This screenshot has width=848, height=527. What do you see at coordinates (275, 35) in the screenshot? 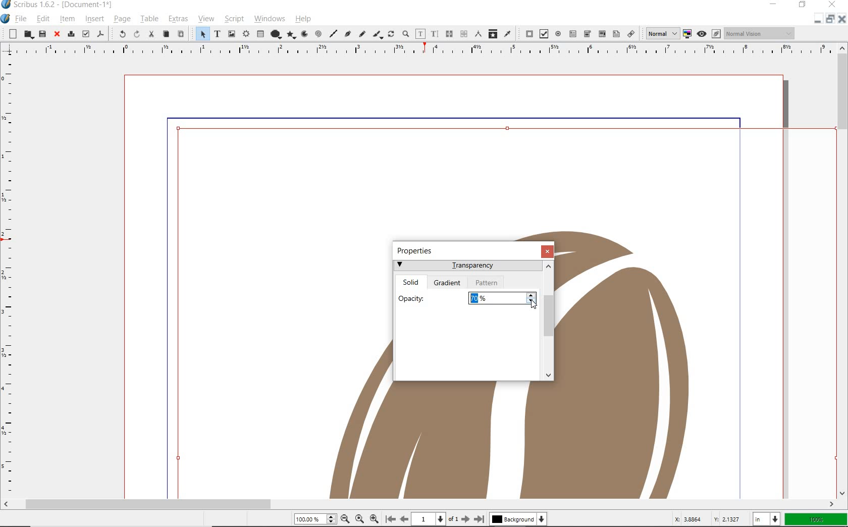
I see `shape` at bounding box center [275, 35].